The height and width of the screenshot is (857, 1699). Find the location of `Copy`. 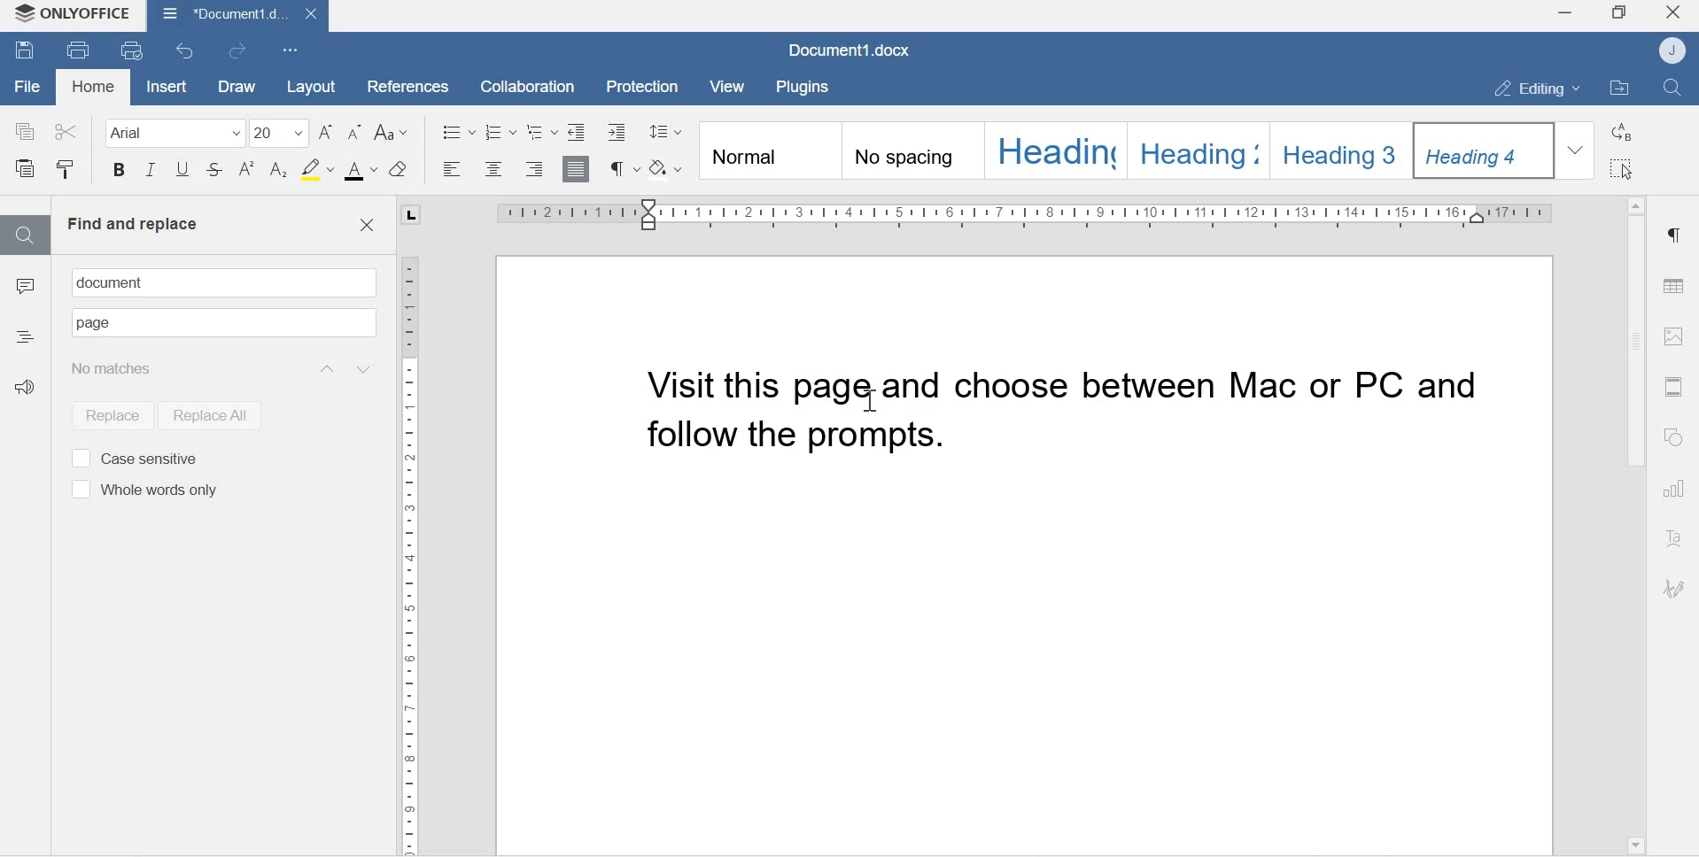

Copy is located at coordinates (26, 130).